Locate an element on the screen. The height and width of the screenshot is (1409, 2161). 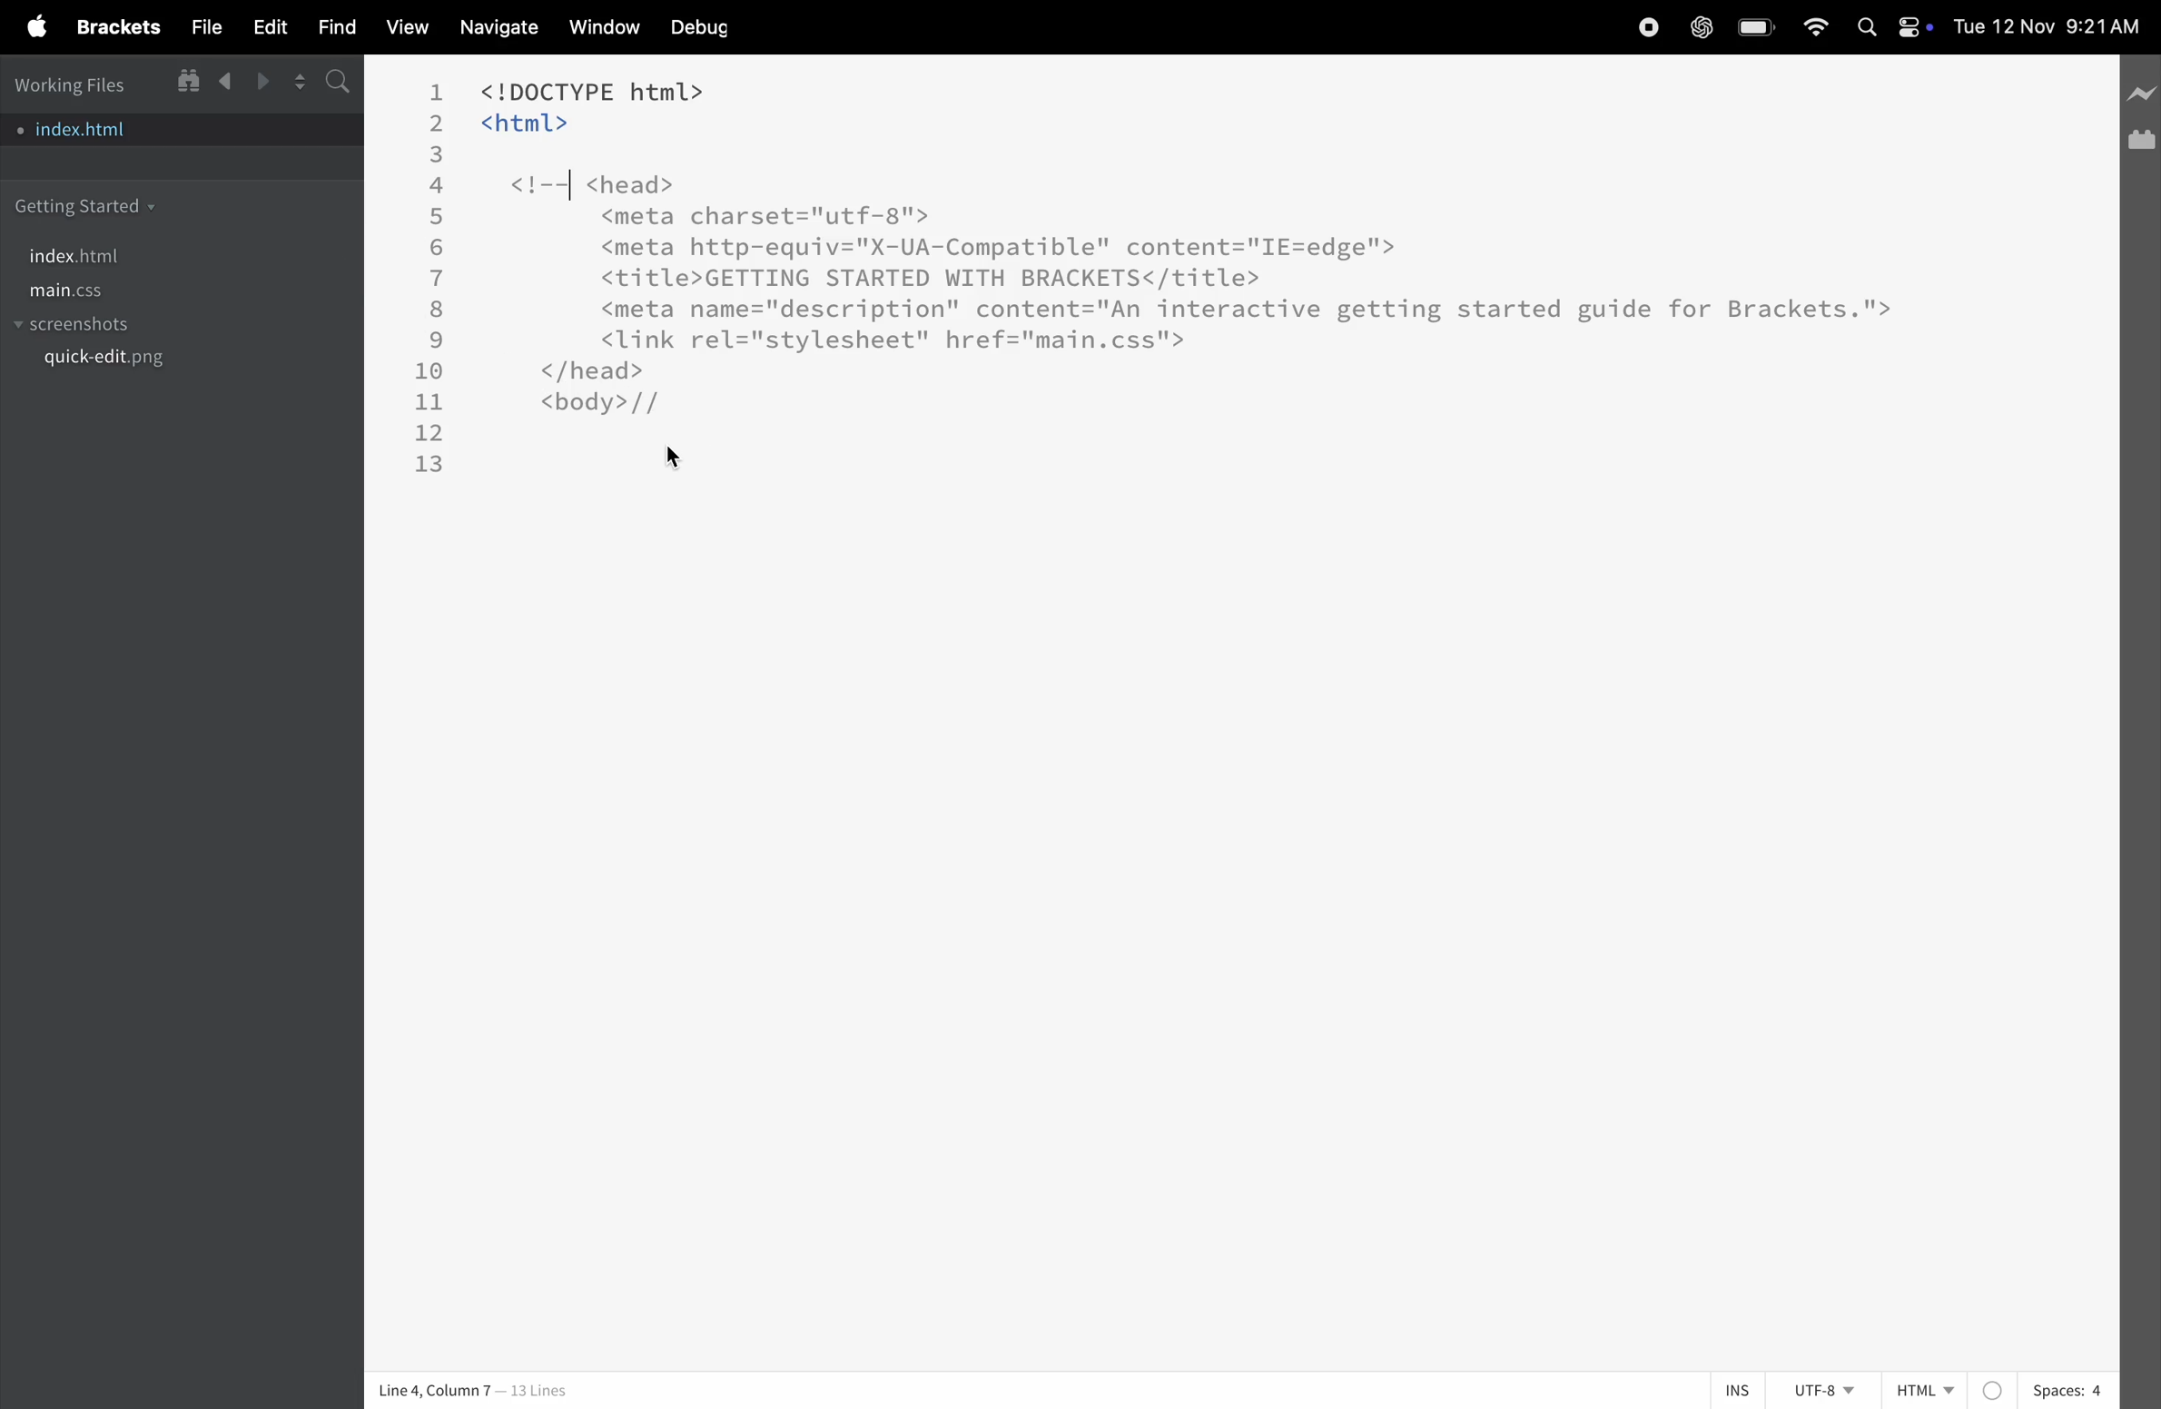
navigate is located at coordinates (495, 30).